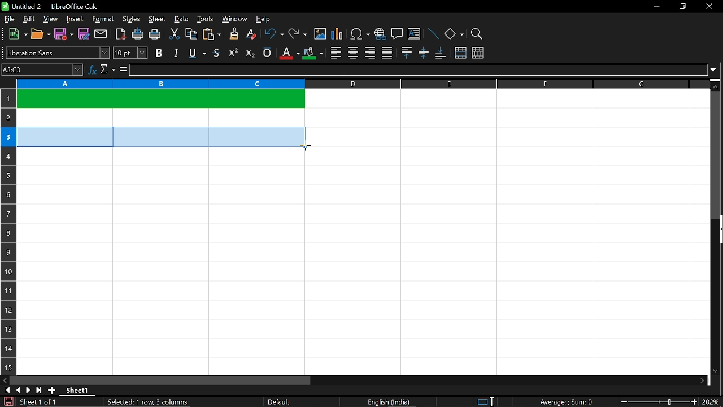 This screenshot has width=723, height=407. I want to click on cell color, so click(312, 54).